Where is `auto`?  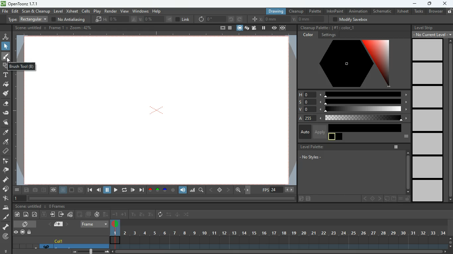
auto is located at coordinates (304, 132).